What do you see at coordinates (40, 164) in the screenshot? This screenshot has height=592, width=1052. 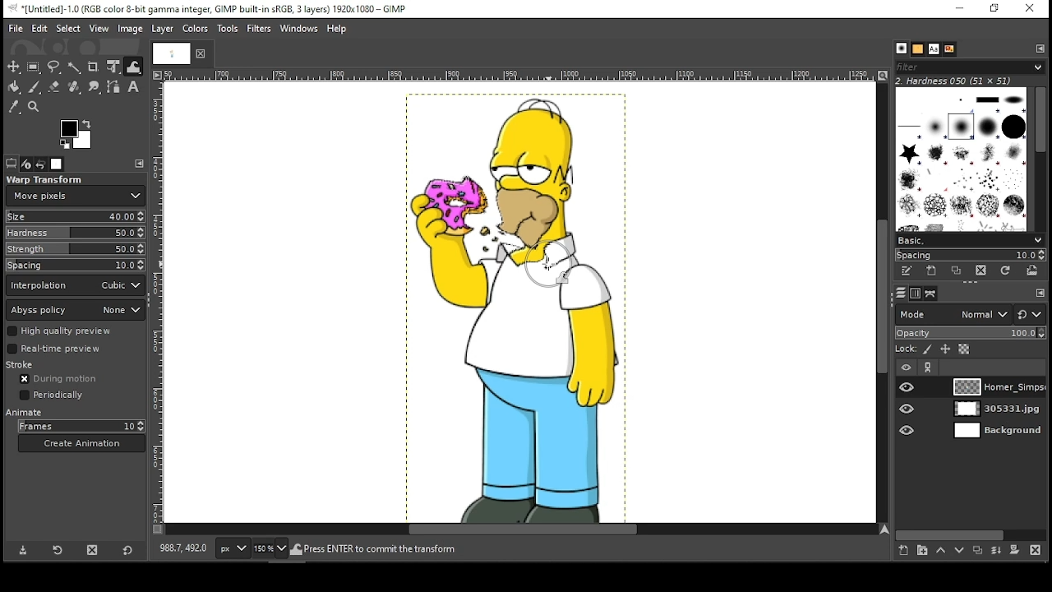 I see `undo history` at bounding box center [40, 164].